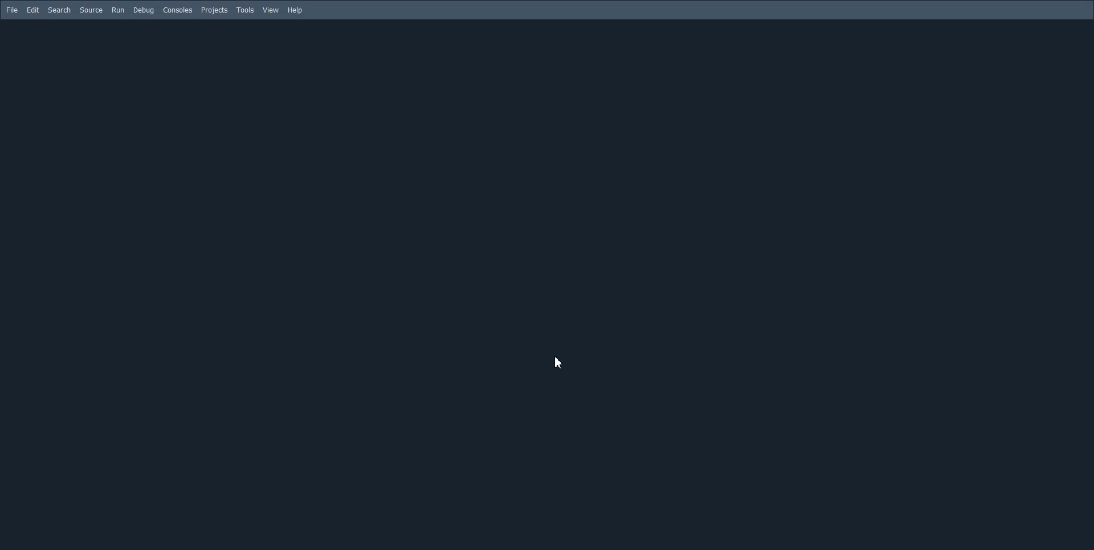  I want to click on Consoles, so click(177, 10).